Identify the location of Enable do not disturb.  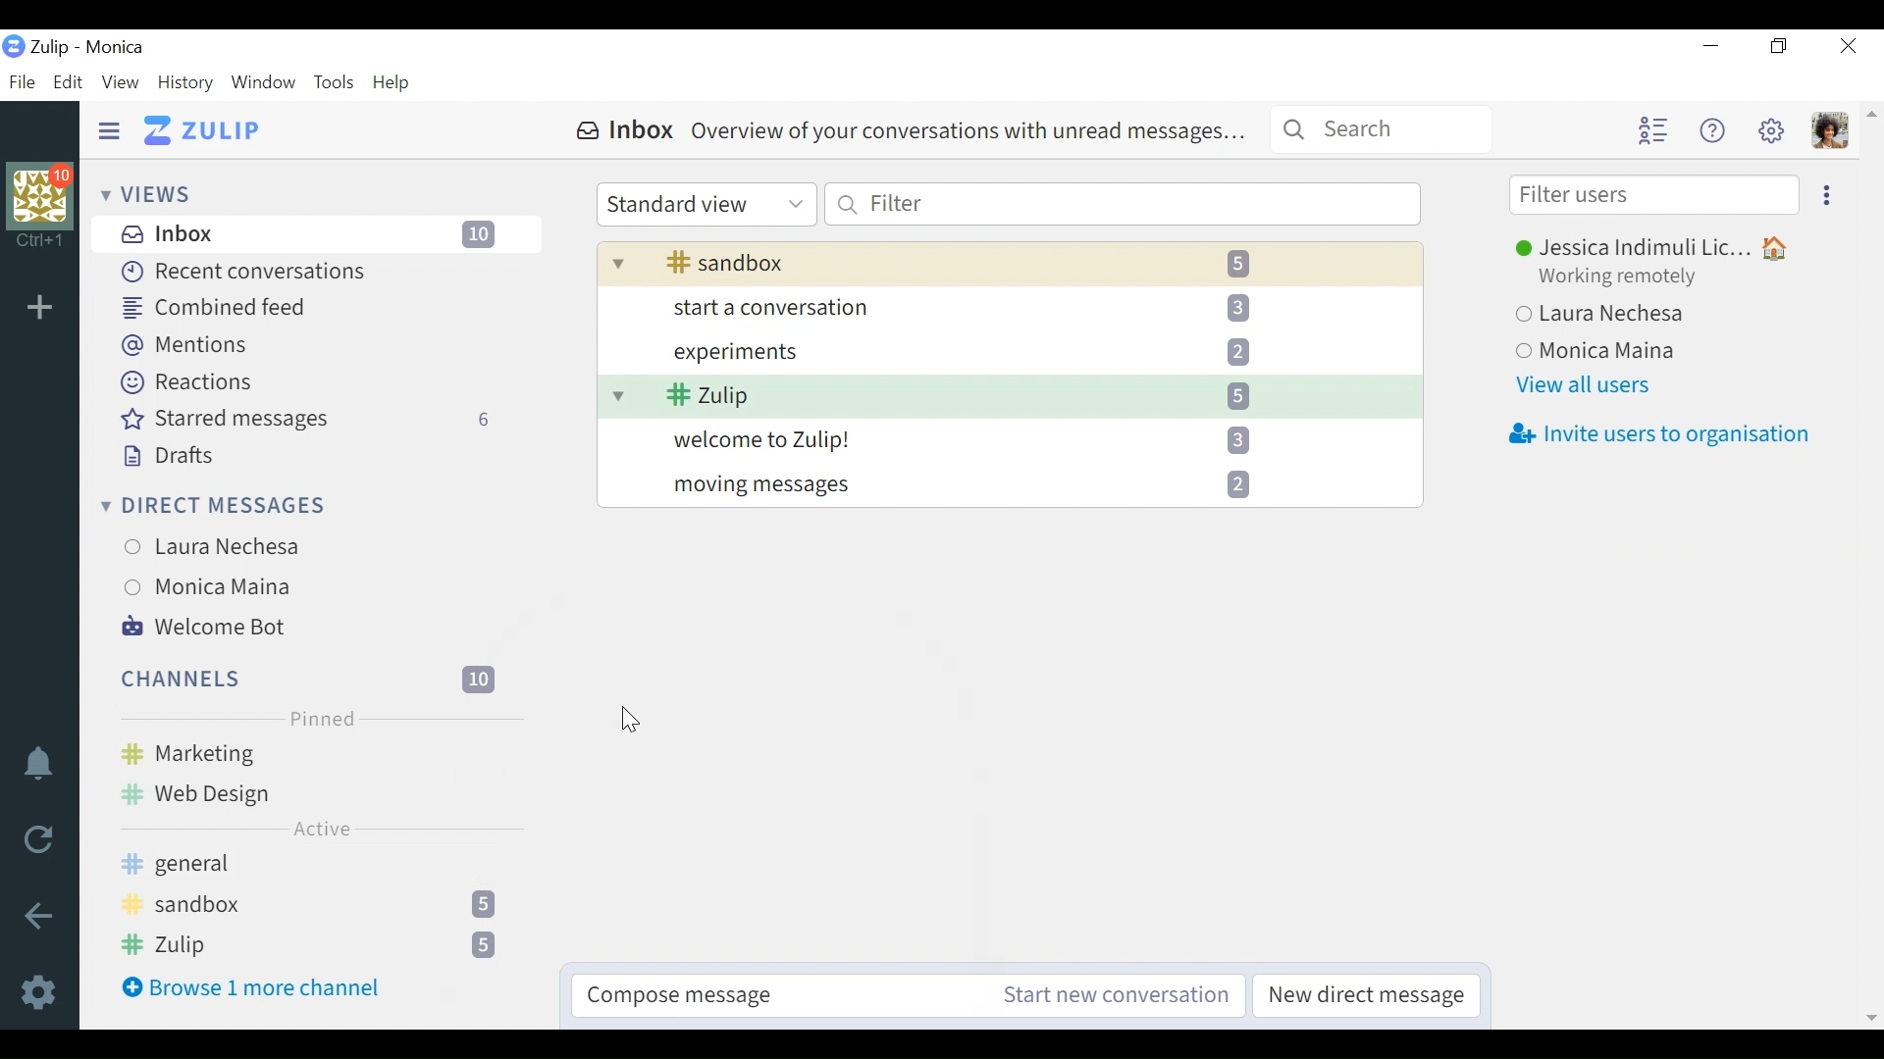
(43, 767).